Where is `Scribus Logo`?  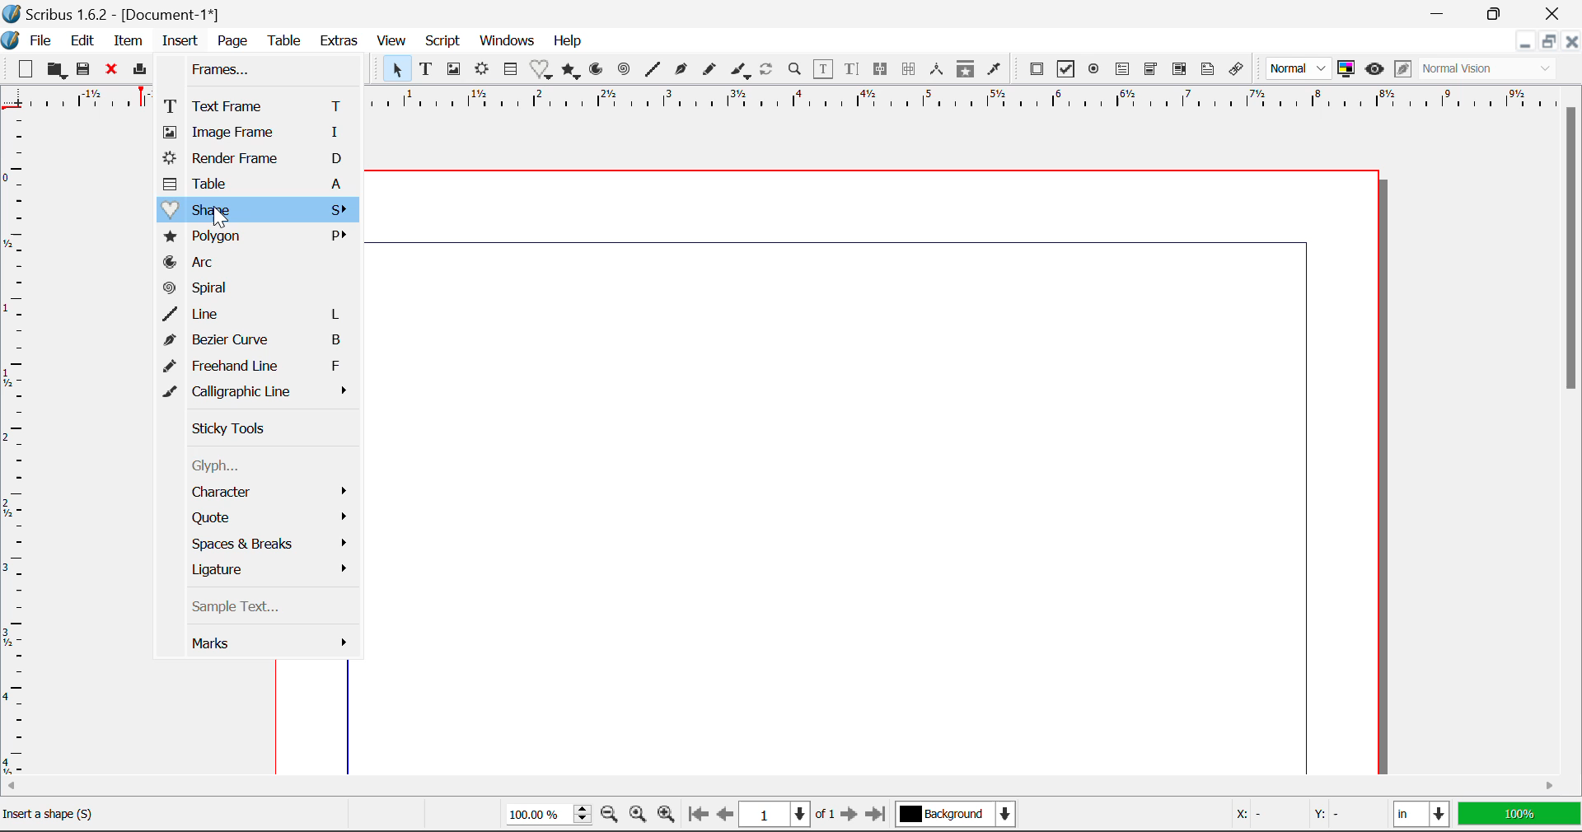
Scribus Logo is located at coordinates (10, 41).